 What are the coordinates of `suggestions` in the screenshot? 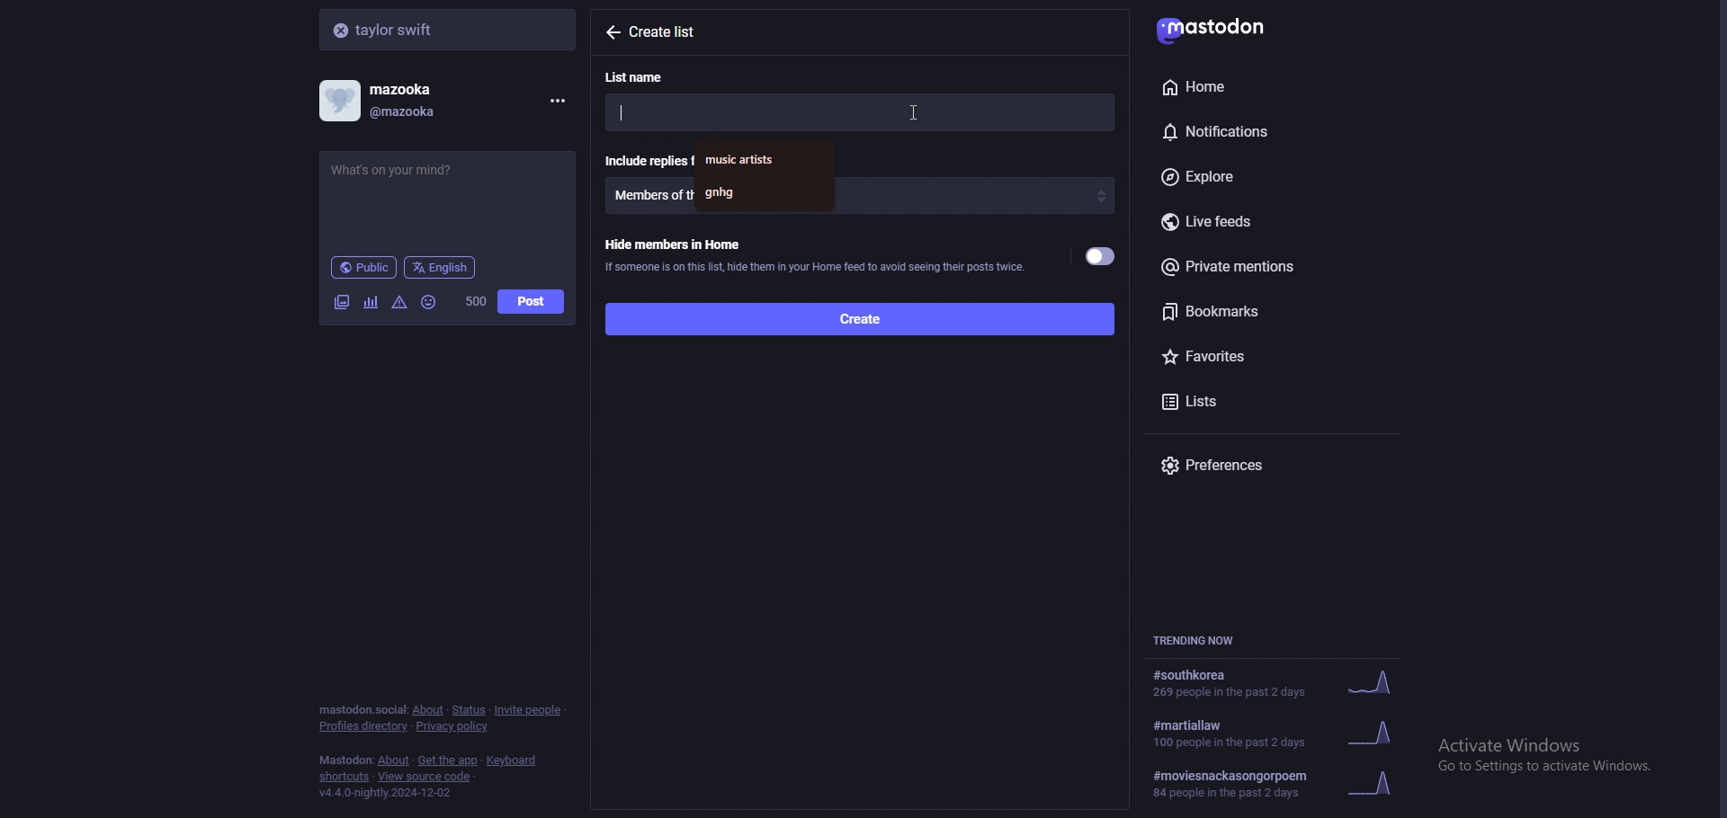 It's located at (765, 174).